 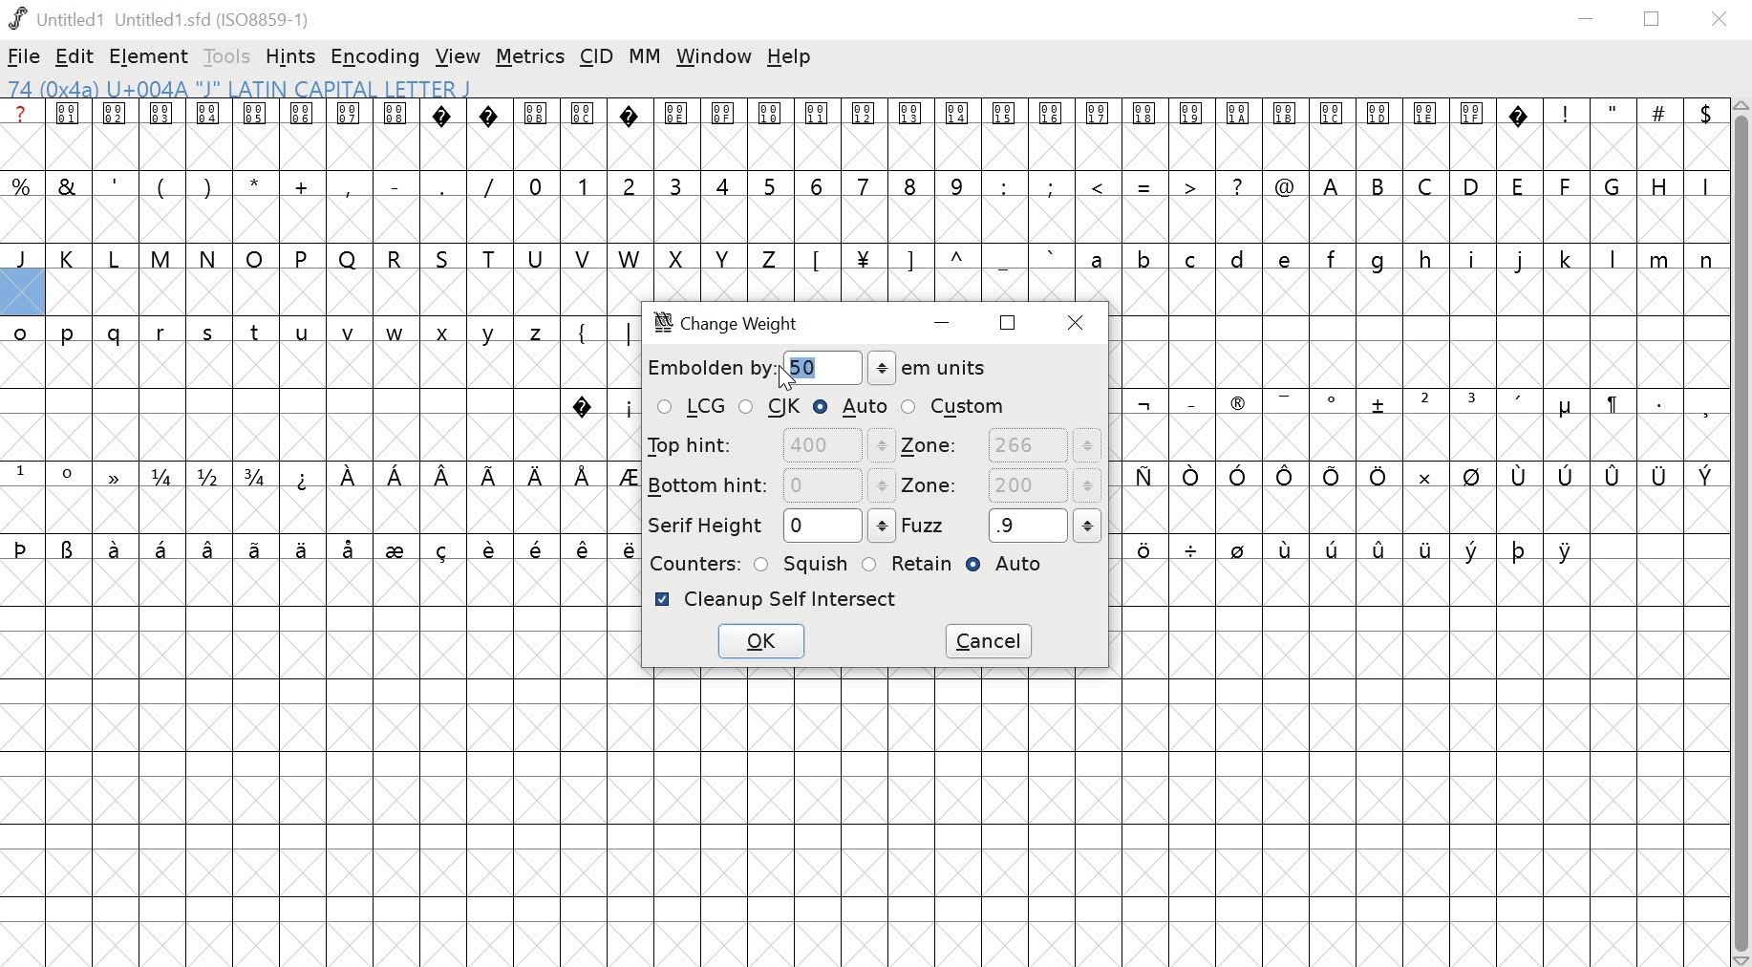 What do you see at coordinates (737, 325) in the screenshot?
I see `change weight` at bounding box center [737, 325].